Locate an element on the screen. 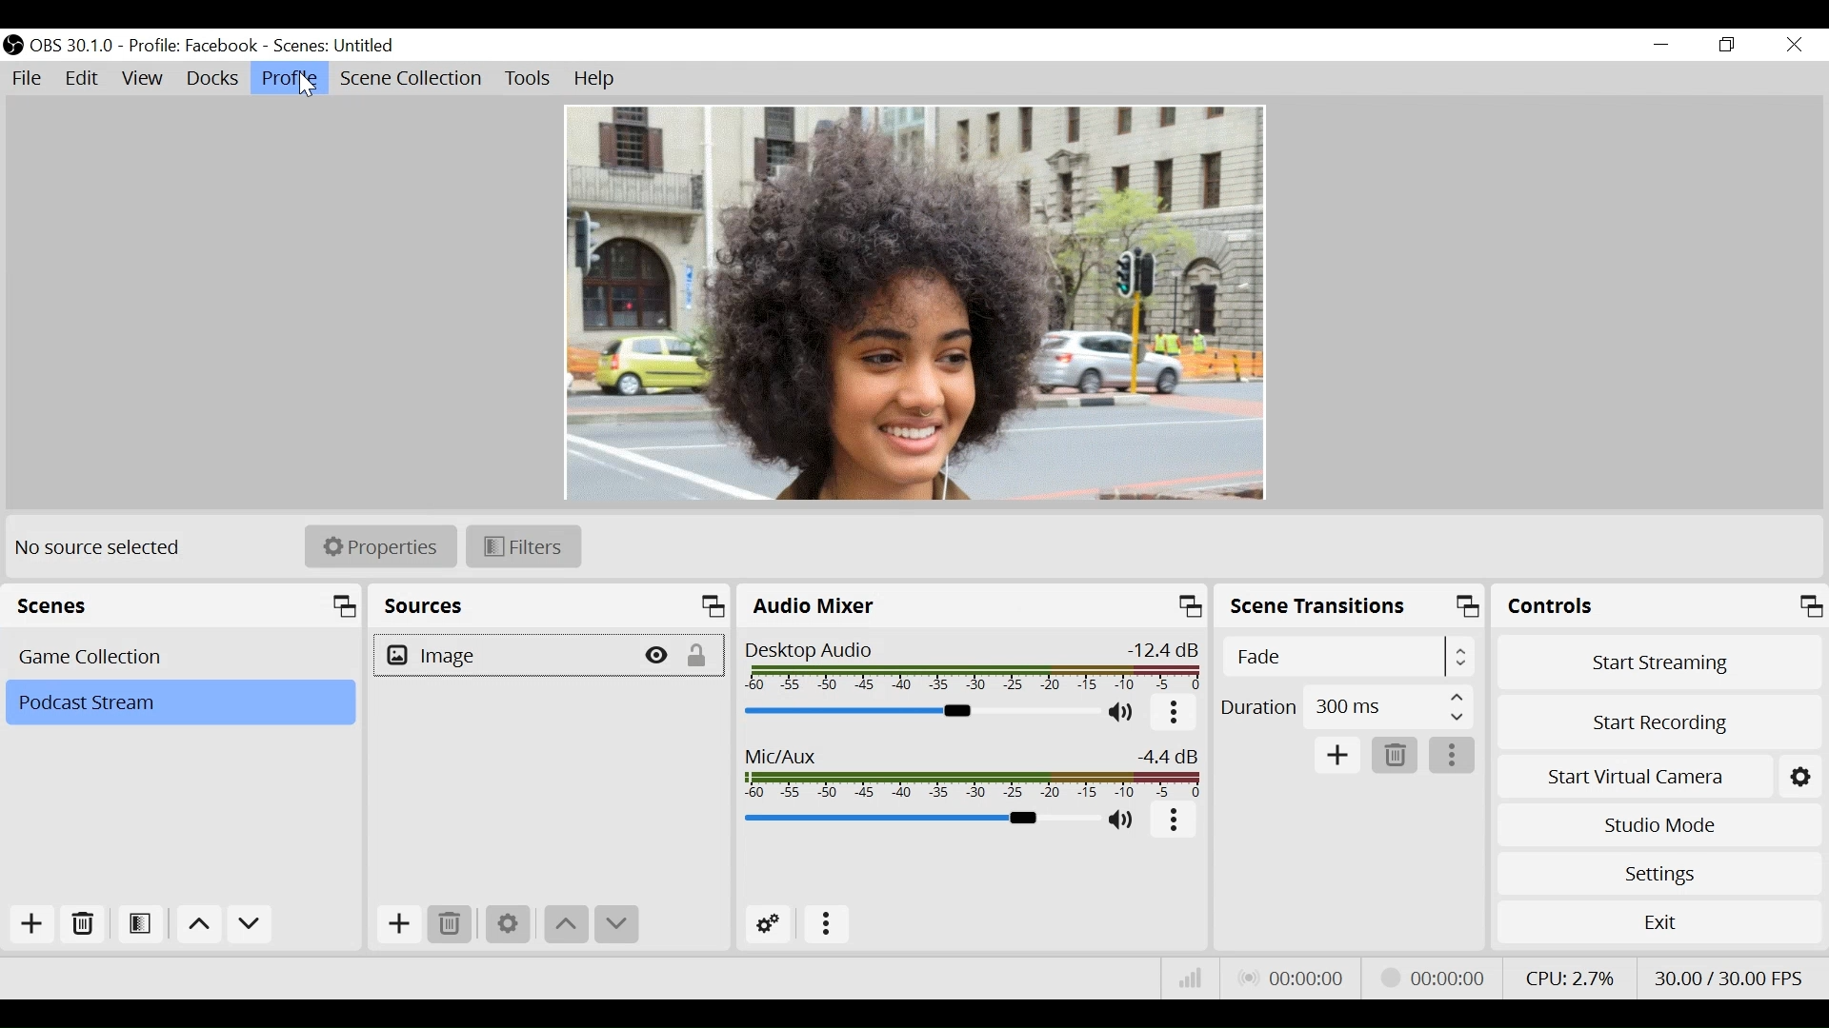  Move down is located at coordinates (616, 925).